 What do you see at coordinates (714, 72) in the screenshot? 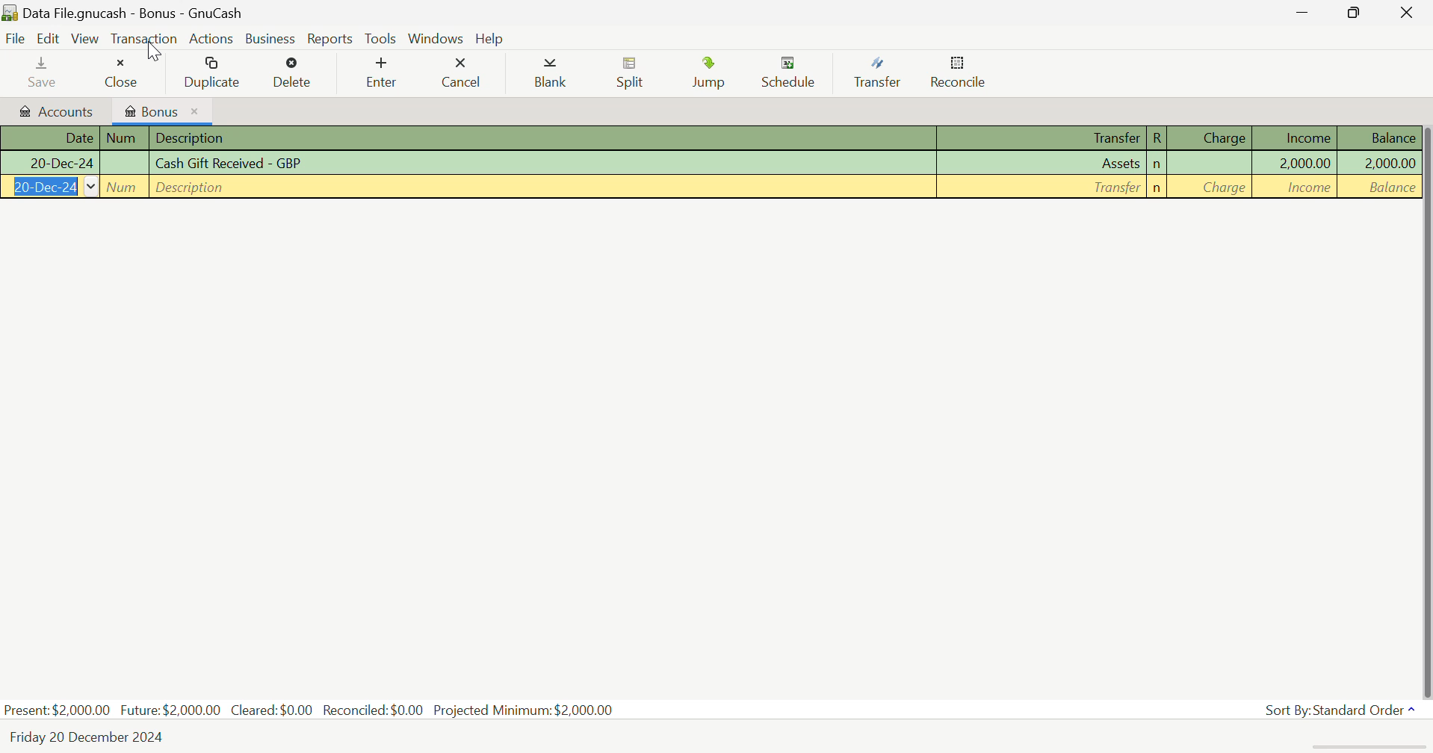
I see `Jump` at bounding box center [714, 72].